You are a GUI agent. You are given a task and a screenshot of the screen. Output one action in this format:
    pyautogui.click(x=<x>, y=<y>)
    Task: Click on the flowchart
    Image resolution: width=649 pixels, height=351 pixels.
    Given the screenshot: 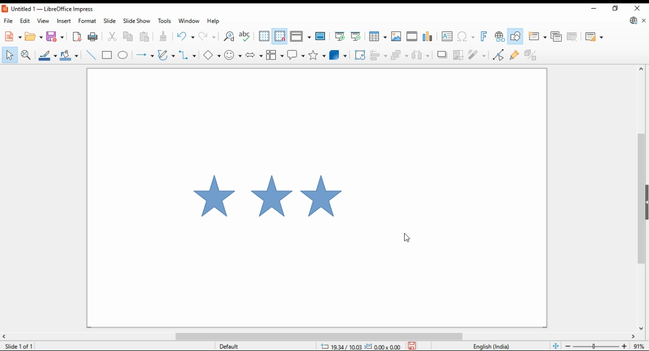 What is the action you would take?
    pyautogui.click(x=274, y=55)
    